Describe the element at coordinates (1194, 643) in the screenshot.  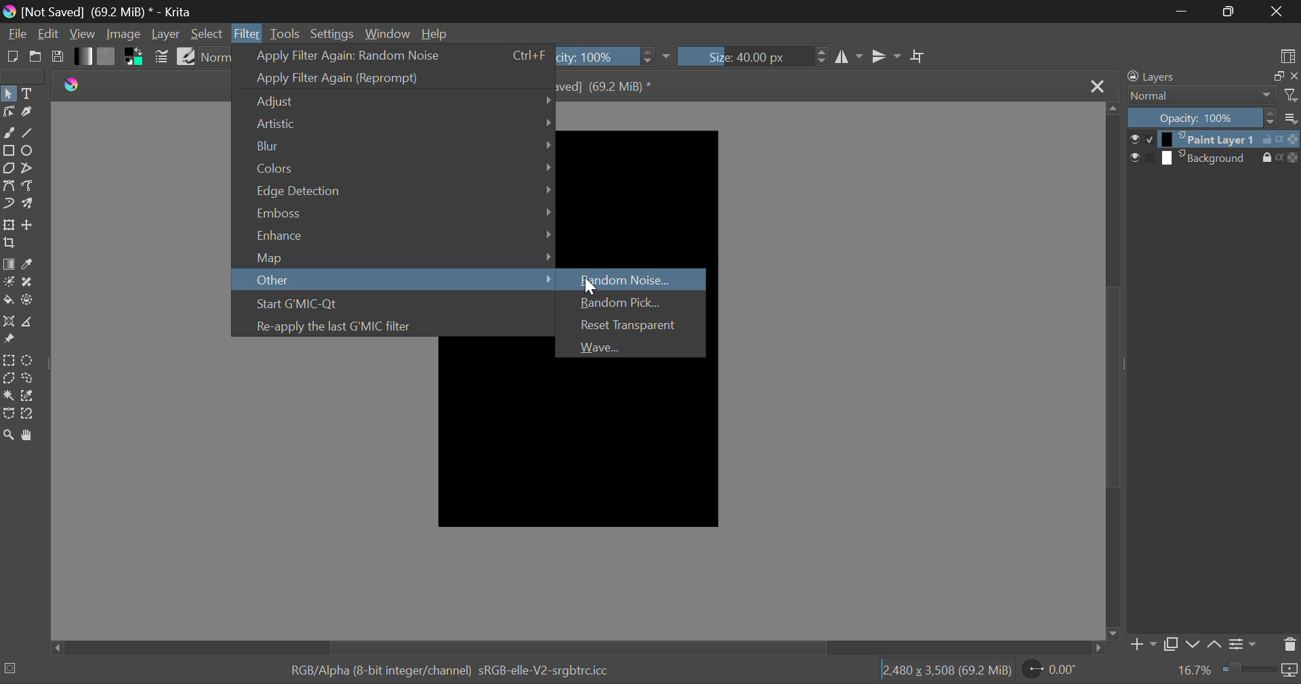
I see `Move Layer Down` at that location.